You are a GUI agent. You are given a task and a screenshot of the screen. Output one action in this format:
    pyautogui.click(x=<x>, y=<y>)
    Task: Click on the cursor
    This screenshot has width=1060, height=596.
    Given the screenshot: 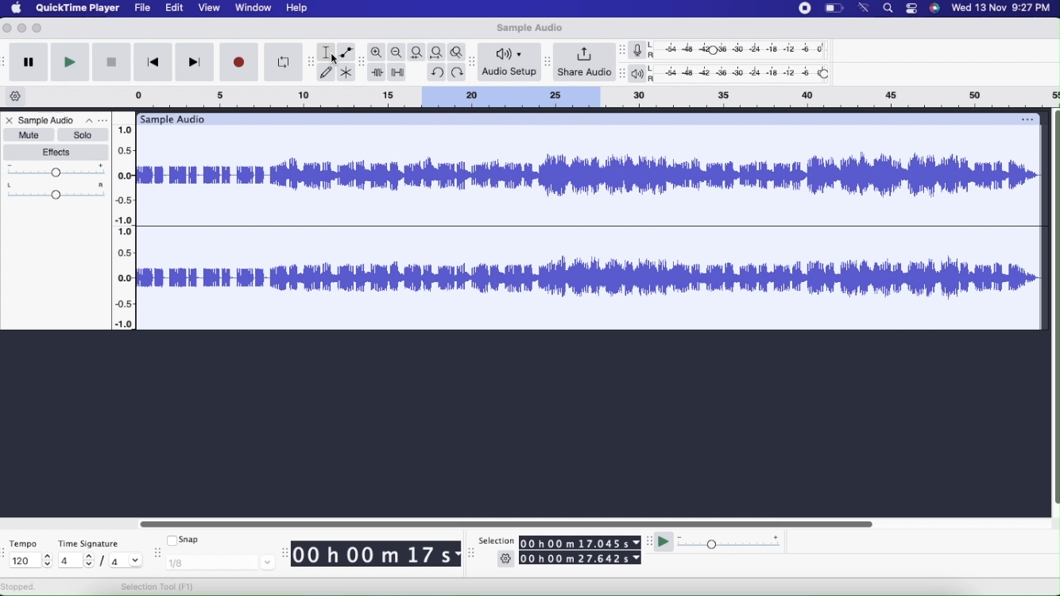 What is the action you would take?
    pyautogui.click(x=336, y=60)
    